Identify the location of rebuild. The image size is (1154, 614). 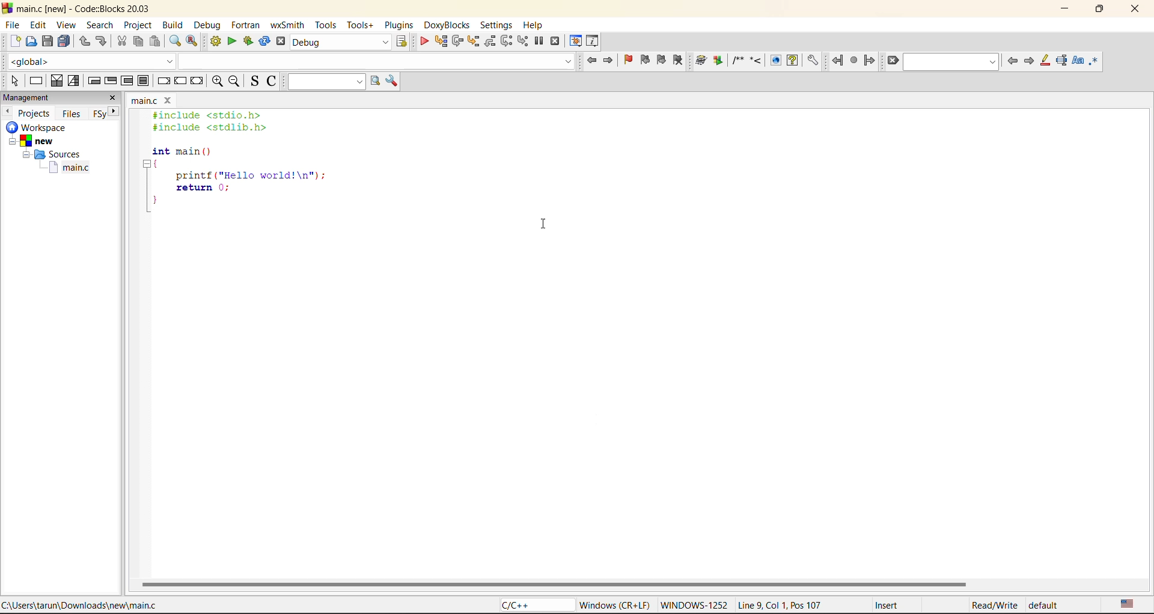
(263, 41).